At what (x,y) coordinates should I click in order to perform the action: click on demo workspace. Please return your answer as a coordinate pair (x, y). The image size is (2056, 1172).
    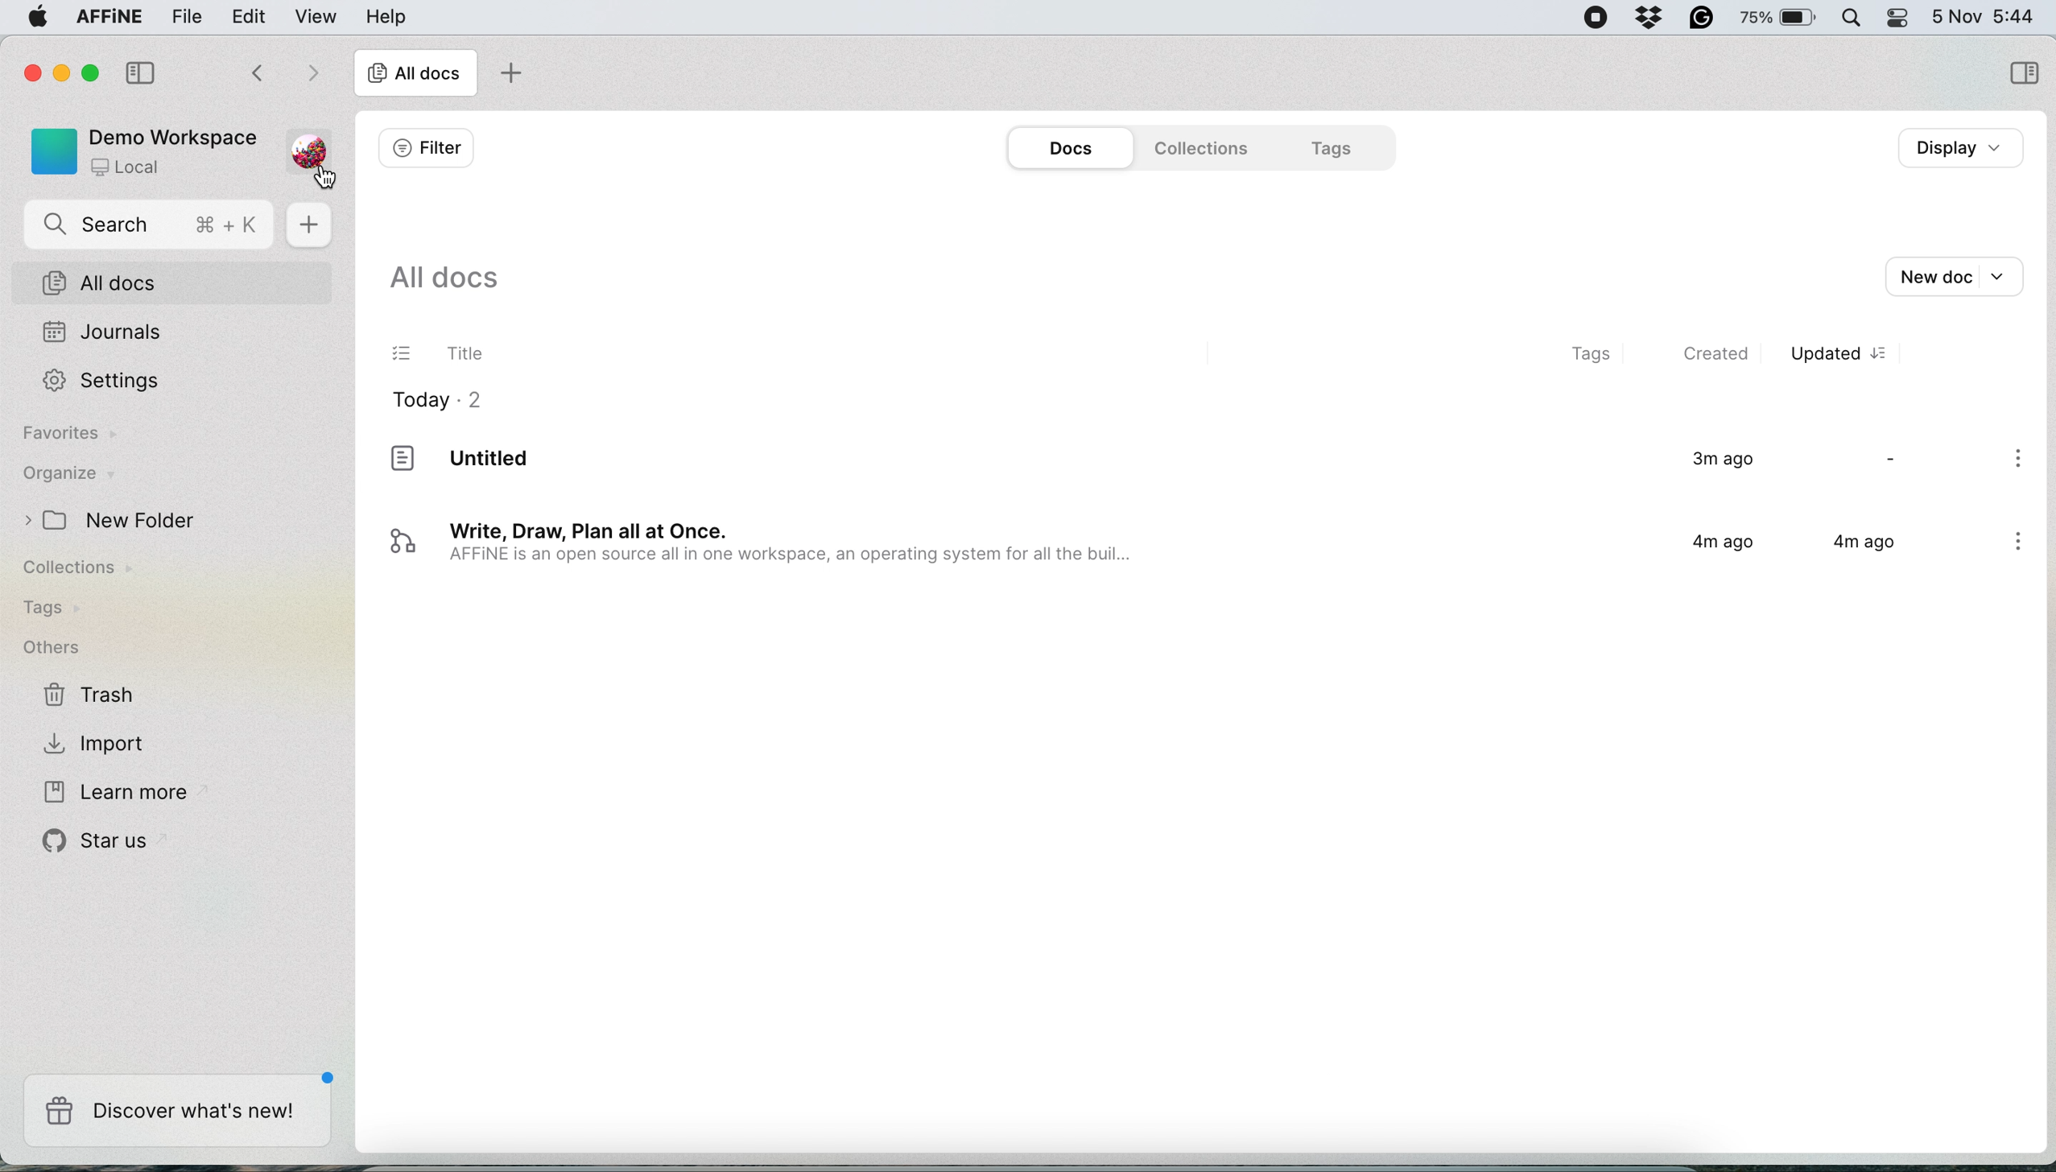
    Looking at the image, I should click on (138, 150).